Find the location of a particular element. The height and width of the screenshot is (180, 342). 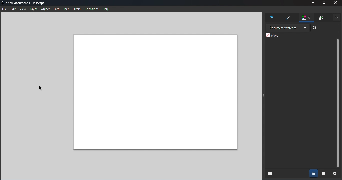

File is located at coordinates (5, 9).